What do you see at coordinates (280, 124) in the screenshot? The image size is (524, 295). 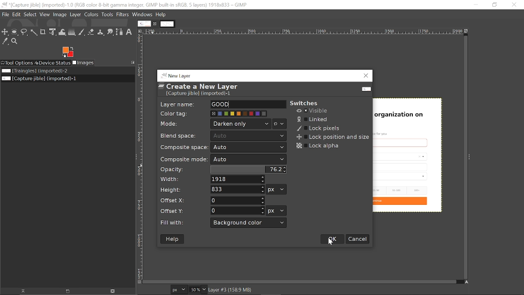 I see `Mode options` at bounding box center [280, 124].